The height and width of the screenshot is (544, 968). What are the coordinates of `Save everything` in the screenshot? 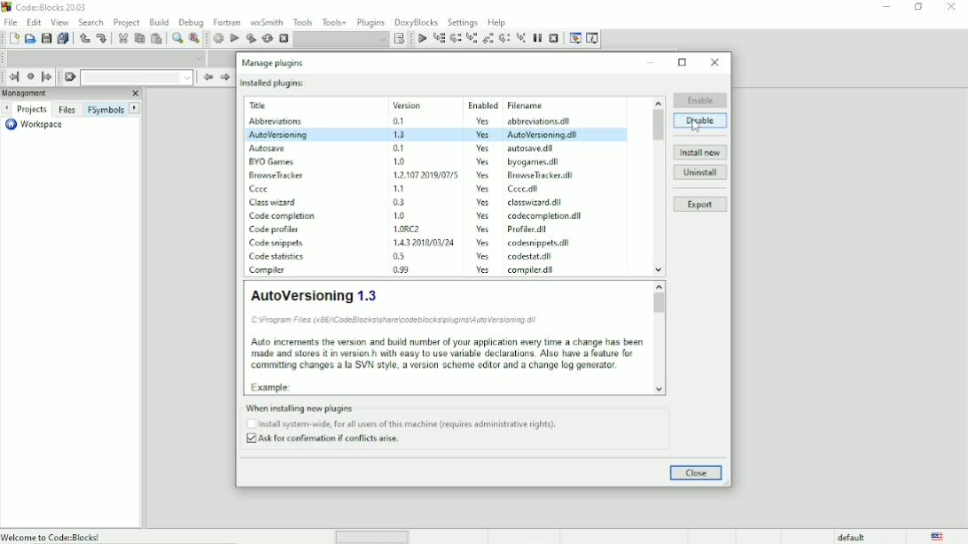 It's located at (64, 39).